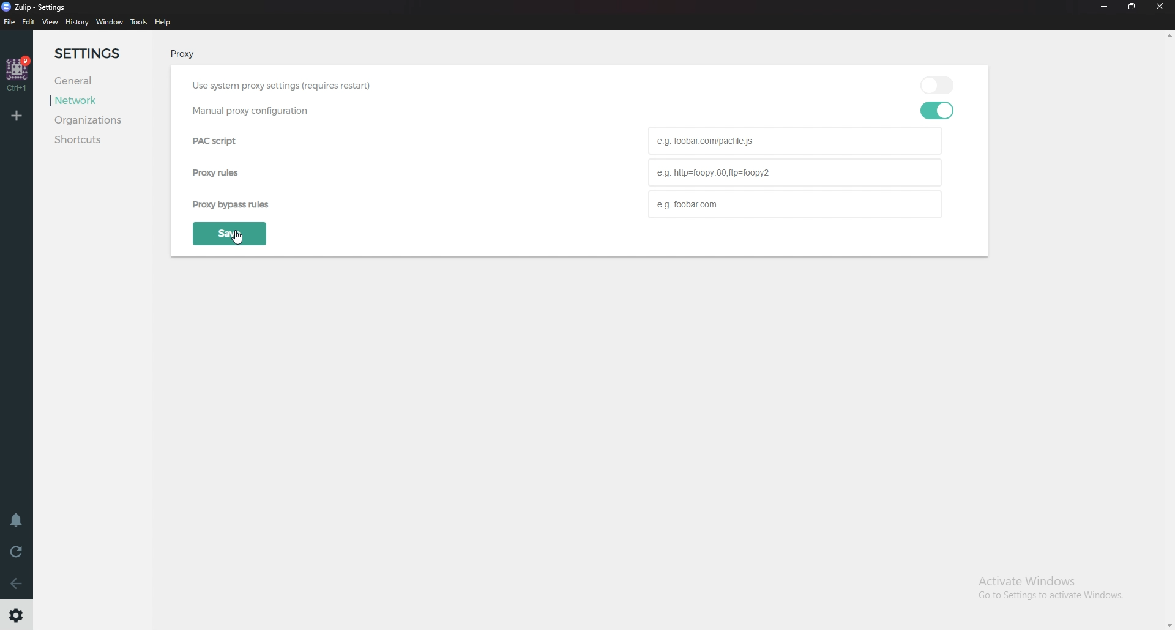 Image resolution: width=1175 pixels, height=630 pixels. Describe the element at coordinates (98, 139) in the screenshot. I see `Shortcuts` at that location.